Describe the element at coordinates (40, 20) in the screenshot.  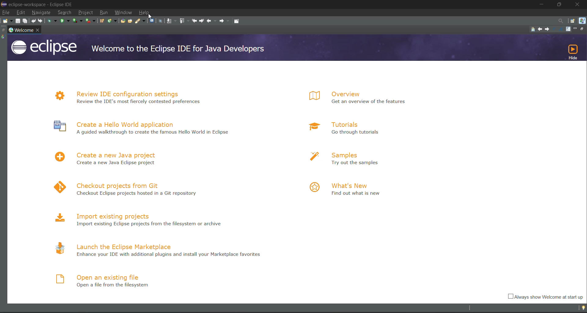
I see `redo` at that location.